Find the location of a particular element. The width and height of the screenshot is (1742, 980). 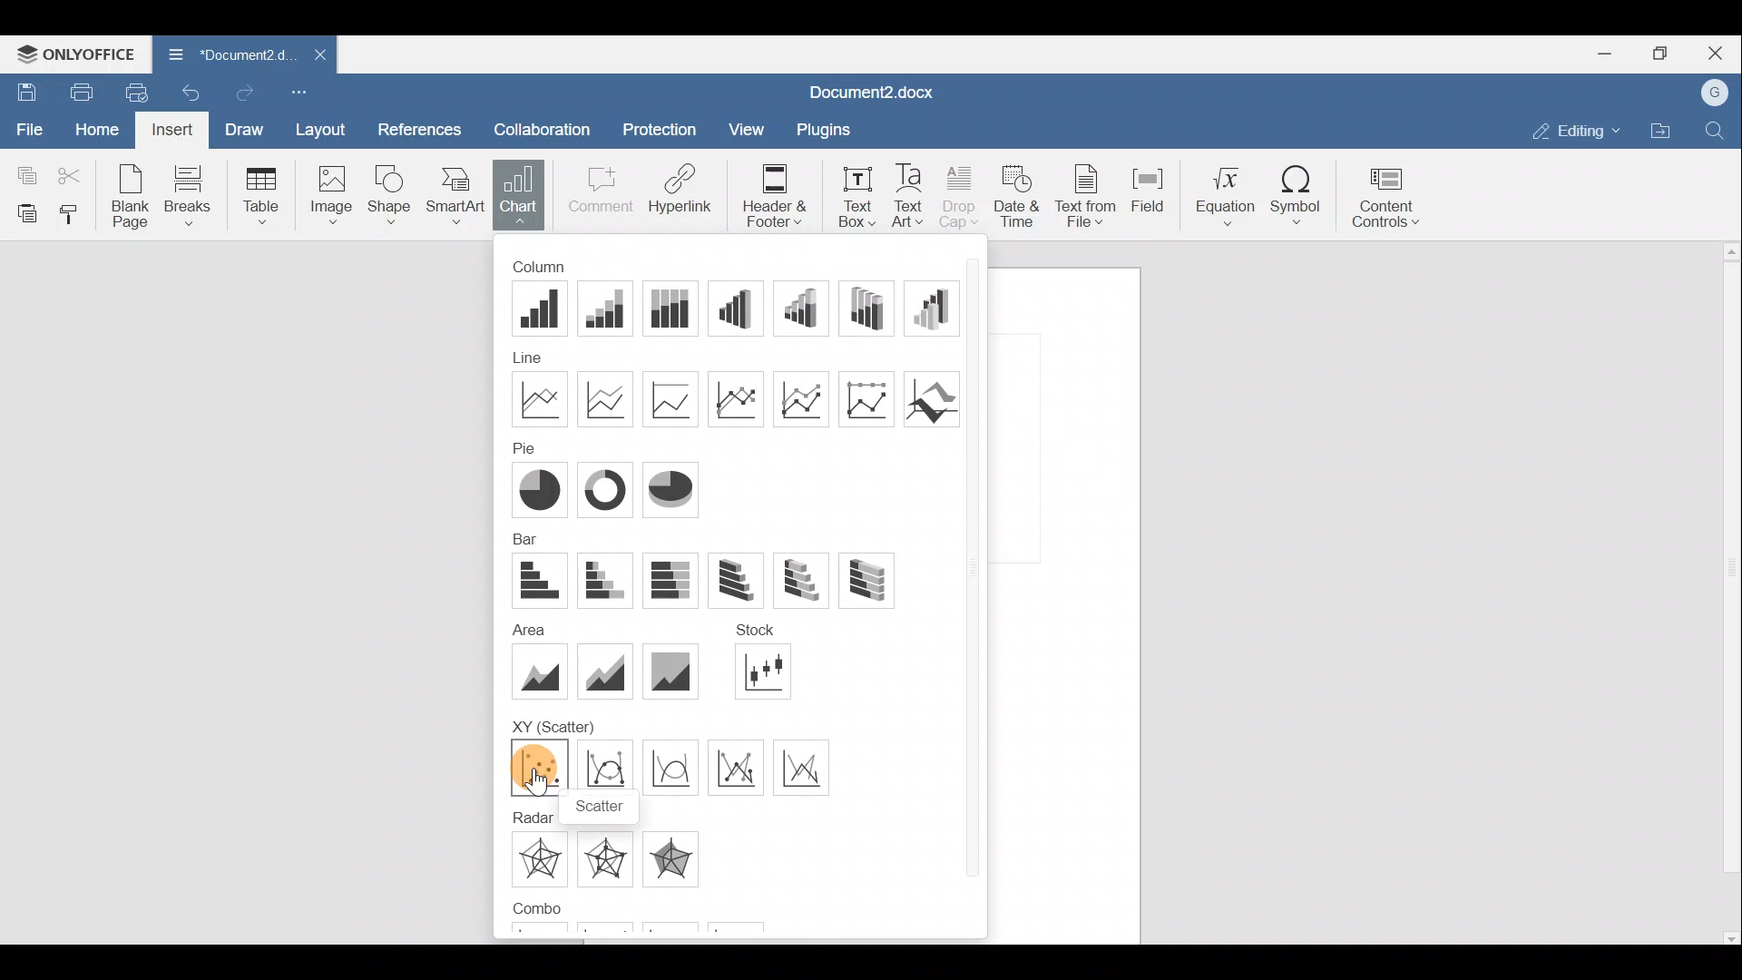

Symbol is located at coordinates (1297, 200).